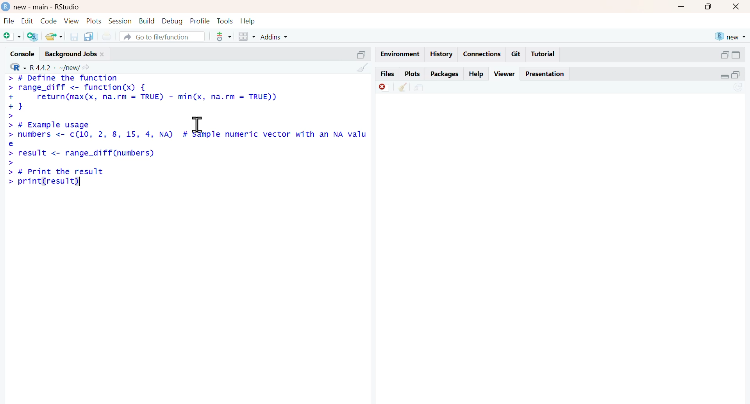 This screenshot has width=750, height=404. I want to click on tutorial, so click(544, 54).